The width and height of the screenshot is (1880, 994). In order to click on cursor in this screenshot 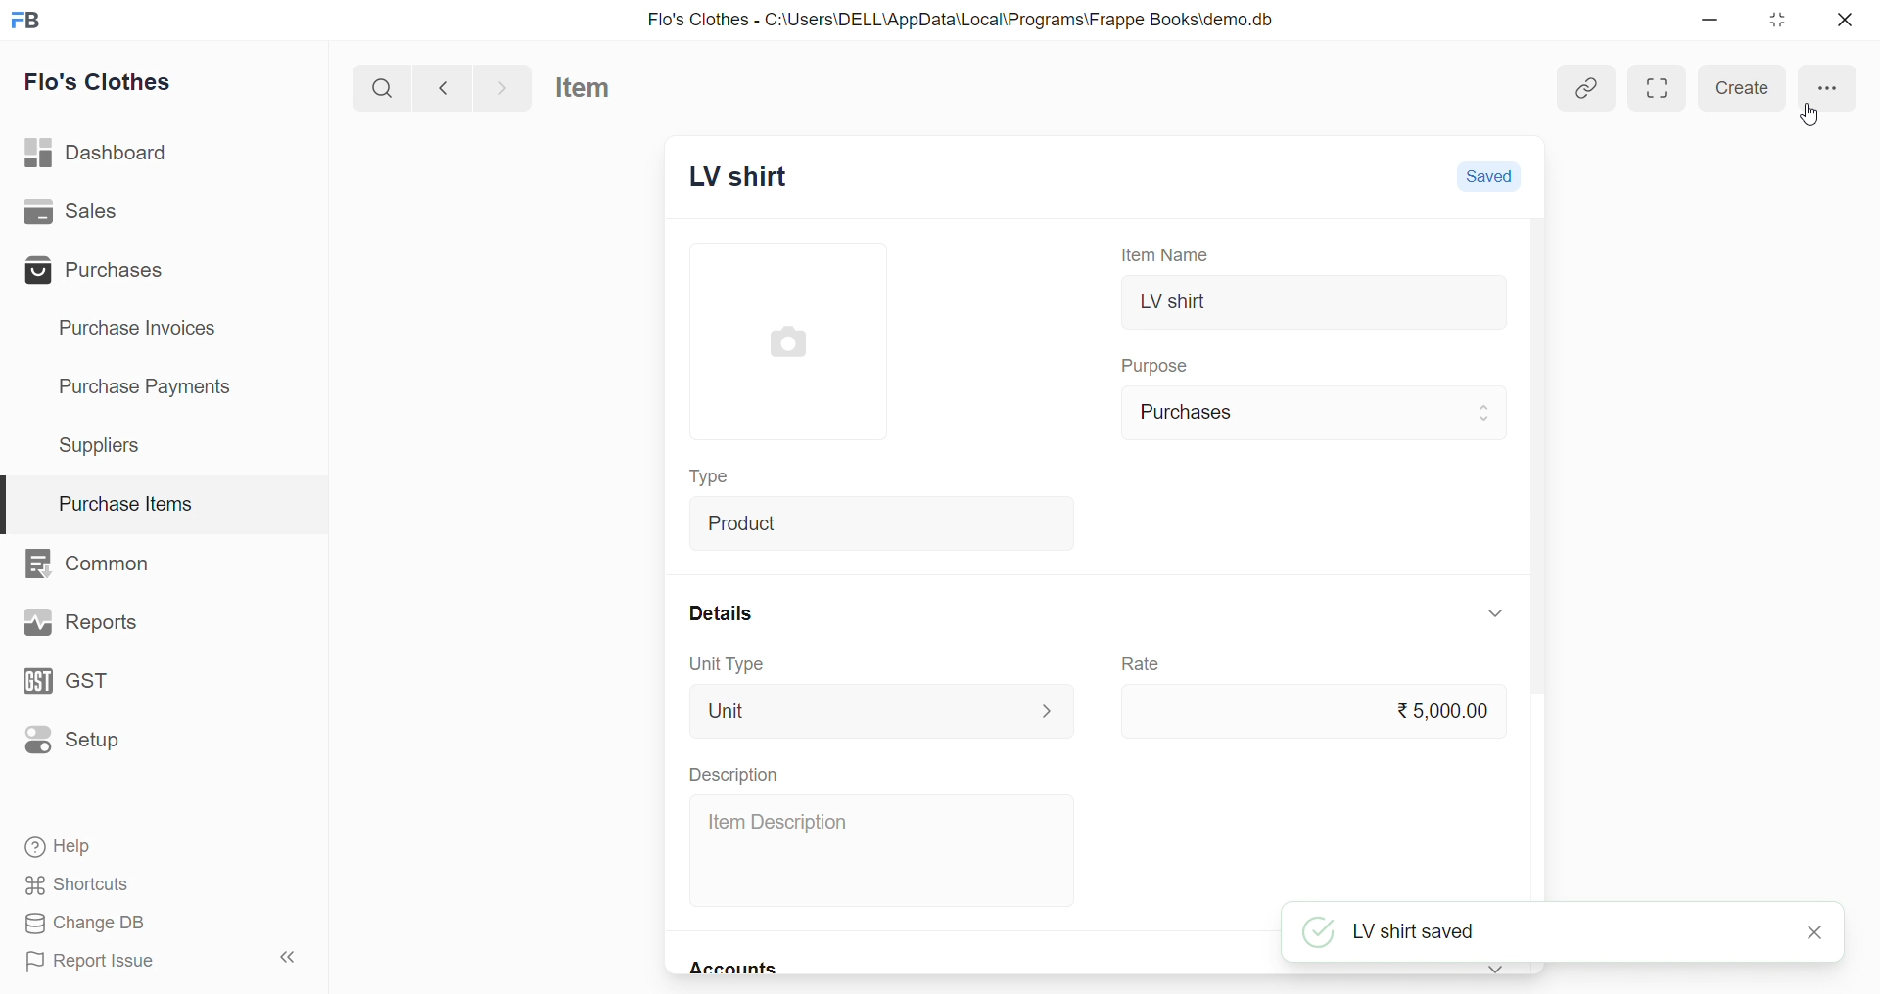, I will do `click(1809, 115)`.